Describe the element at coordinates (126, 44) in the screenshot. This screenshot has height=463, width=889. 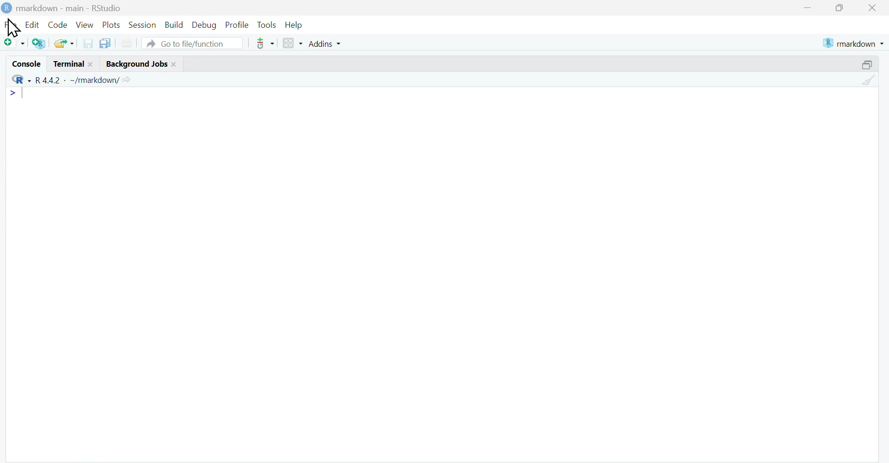
I see `print the current file` at that location.